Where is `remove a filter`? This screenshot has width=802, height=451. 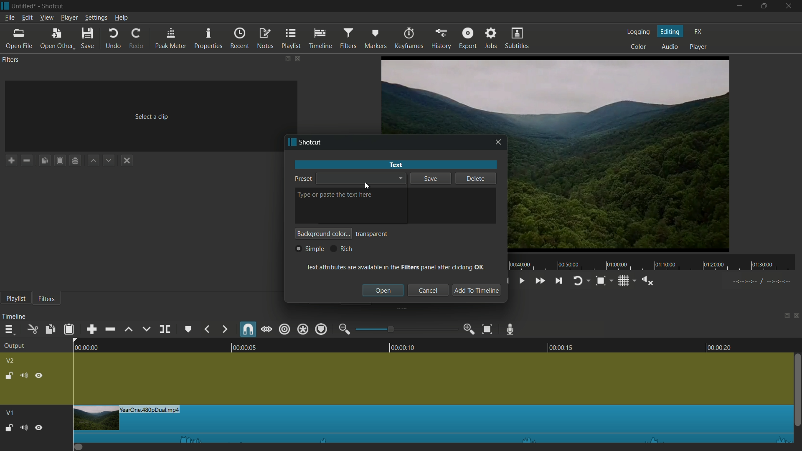
remove a filter is located at coordinates (27, 160).